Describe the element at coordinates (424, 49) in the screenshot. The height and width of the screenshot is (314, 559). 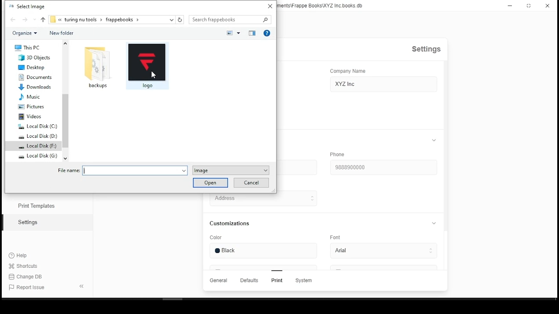
I see `Settings` at that location.